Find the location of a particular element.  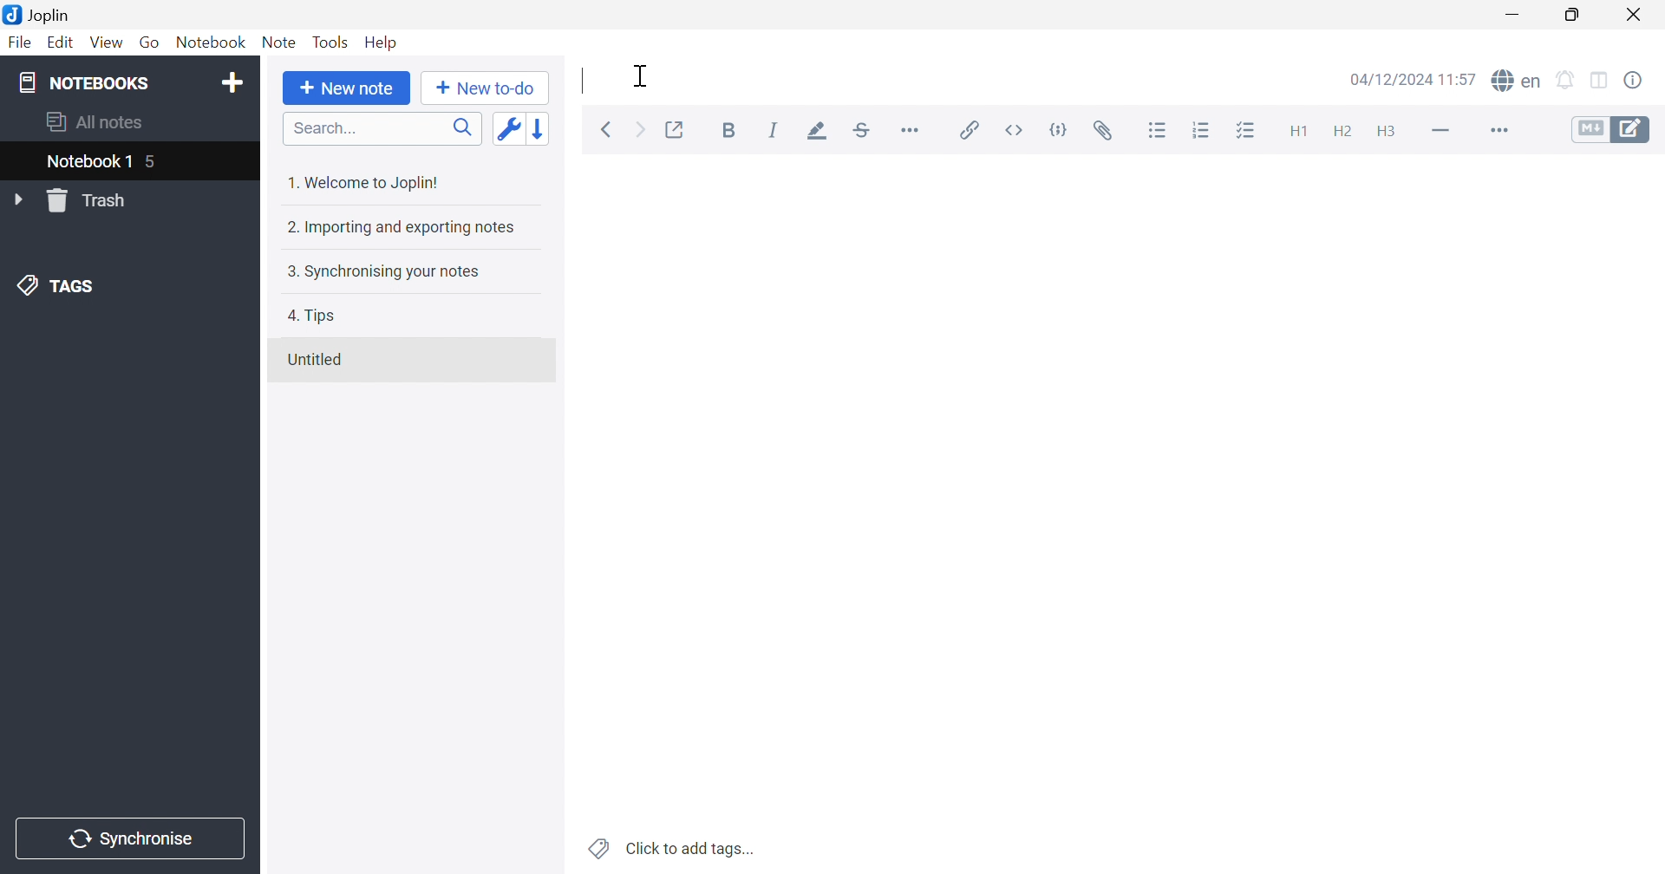

Heading 3 is located at coordinates (1387, 134).